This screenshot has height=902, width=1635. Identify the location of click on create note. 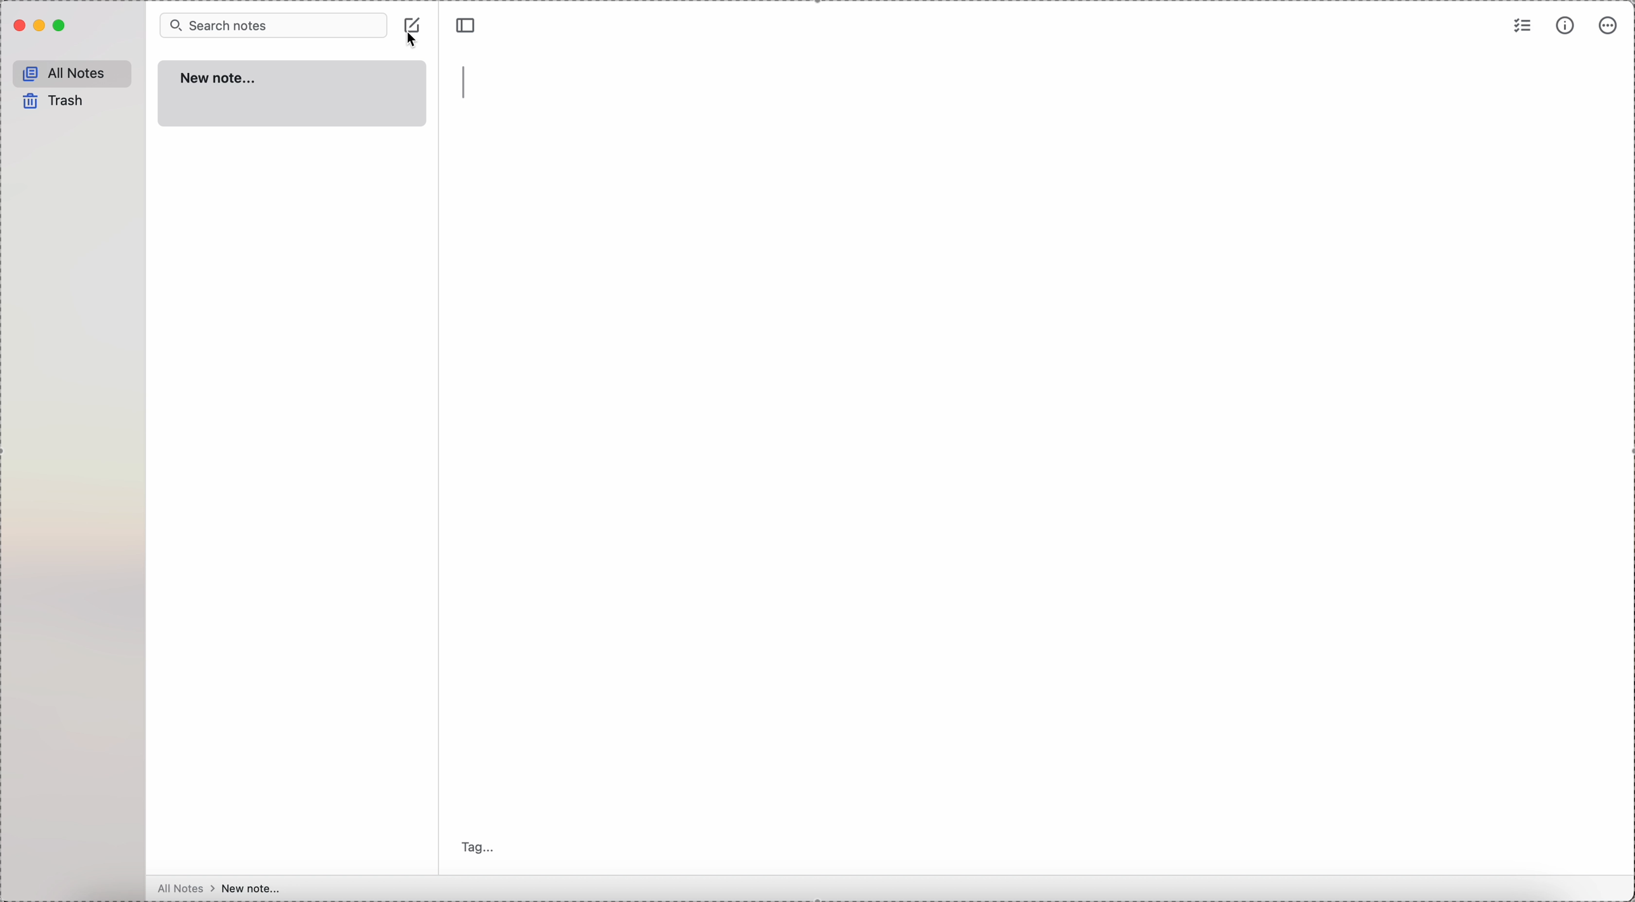
(413, 33).